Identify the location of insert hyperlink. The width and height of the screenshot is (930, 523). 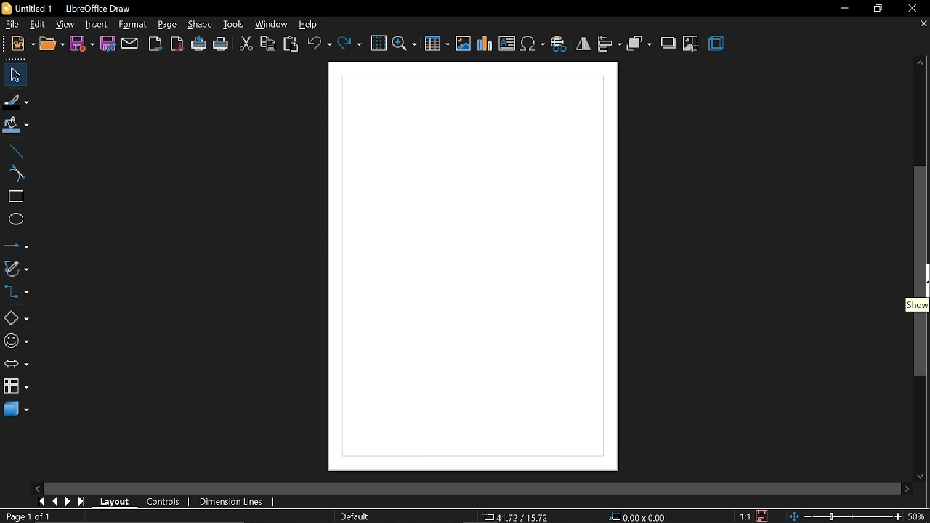
(559, 44).